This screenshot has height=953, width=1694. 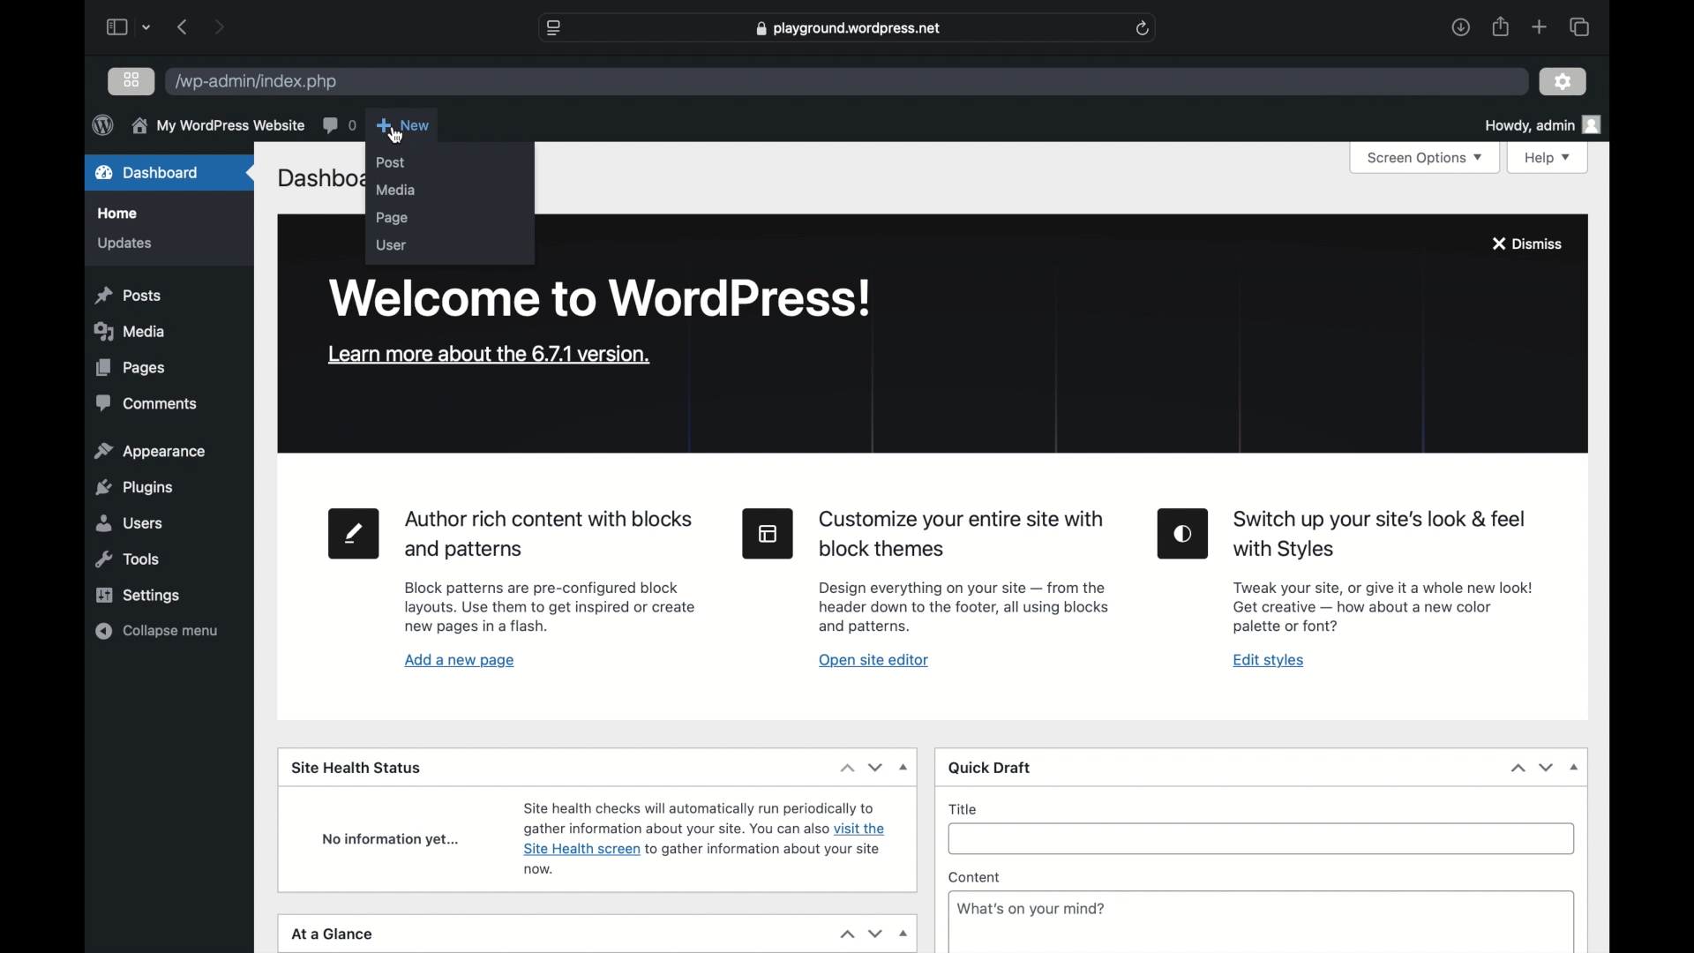 What do you see at coordinates (964, 809) in the screenshot?
I see `title` at bounding box center [964, 809].